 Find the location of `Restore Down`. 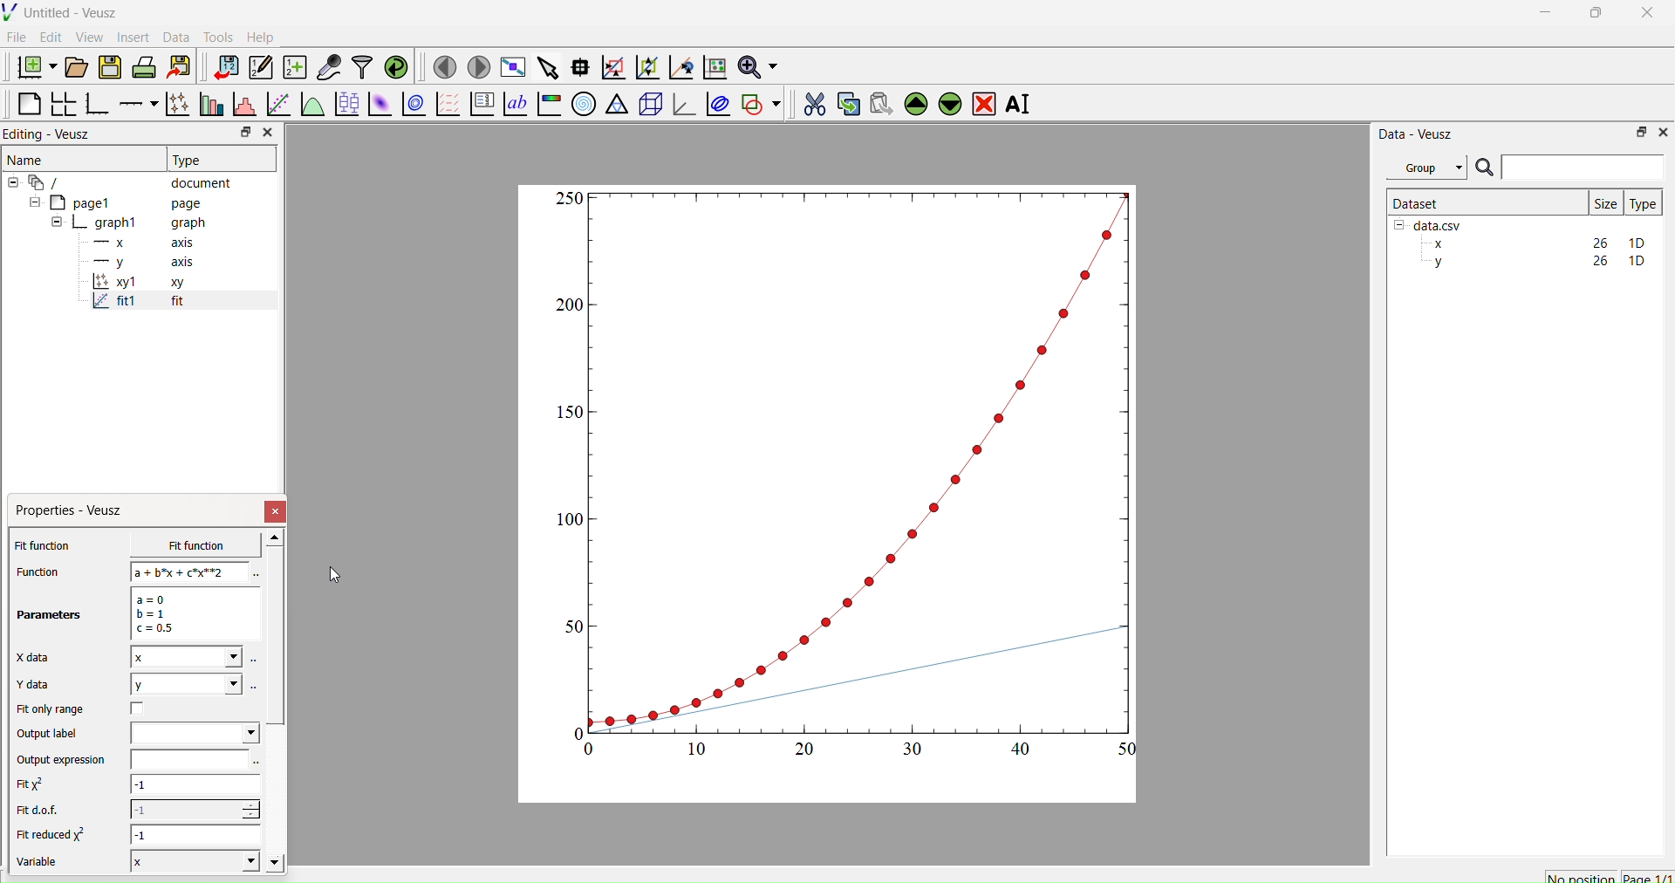

Restore Down is located at coordinates (1592, 15).